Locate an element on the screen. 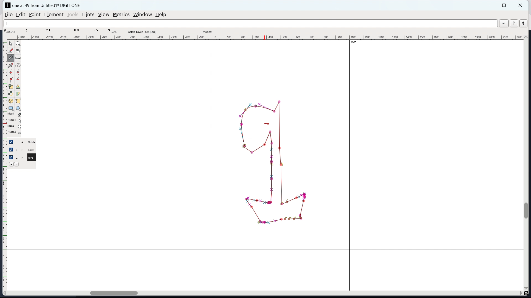 This screenshot has width=531, height=298. cut splines in two is located at coordinates (12, 58).